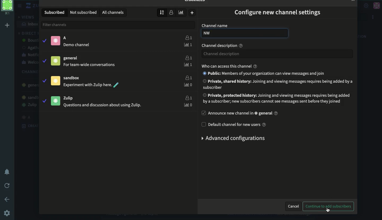 The image size is (382, 220). What do you see at coordinates (328, 206) in the screenshot?
I see `continue to add subscribers` at bounding box center [328, 206].